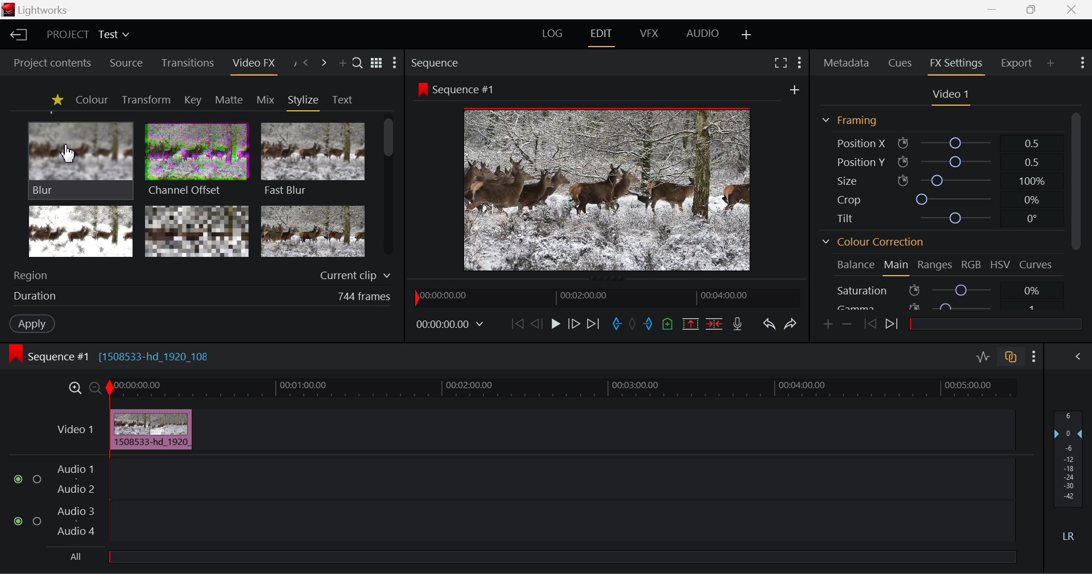 The width and height of the screenshot is (1092, 574). Describe the element at coordinates (358, 64) in the screenshot. I see `Search` at that location.